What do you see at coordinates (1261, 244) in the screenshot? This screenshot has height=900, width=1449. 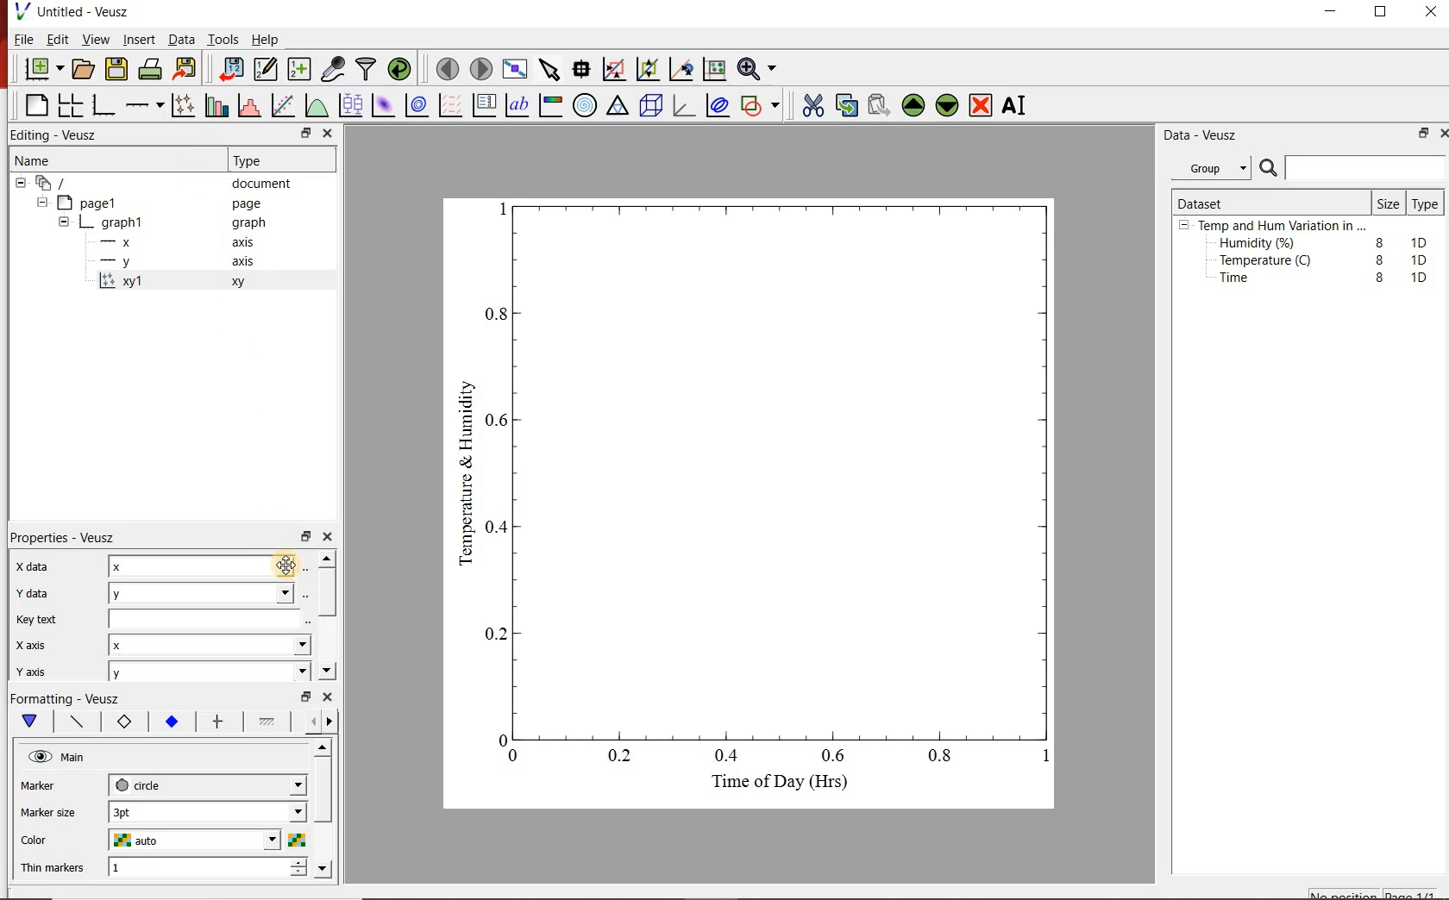 I see `Humidity (%)` at bounding box center [1261, 244].